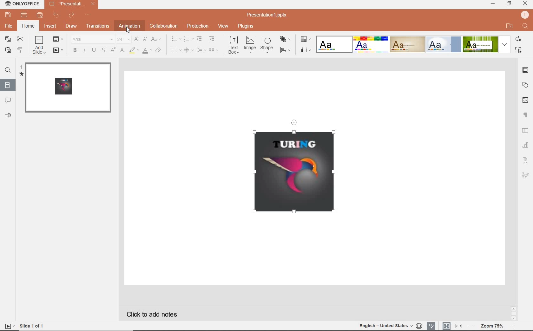 The width and height of the screenshot is (533, 331). What do you see at coordinates (39, 45) in the screenshot?
I see `add slide` at bounding box center [39, 45].